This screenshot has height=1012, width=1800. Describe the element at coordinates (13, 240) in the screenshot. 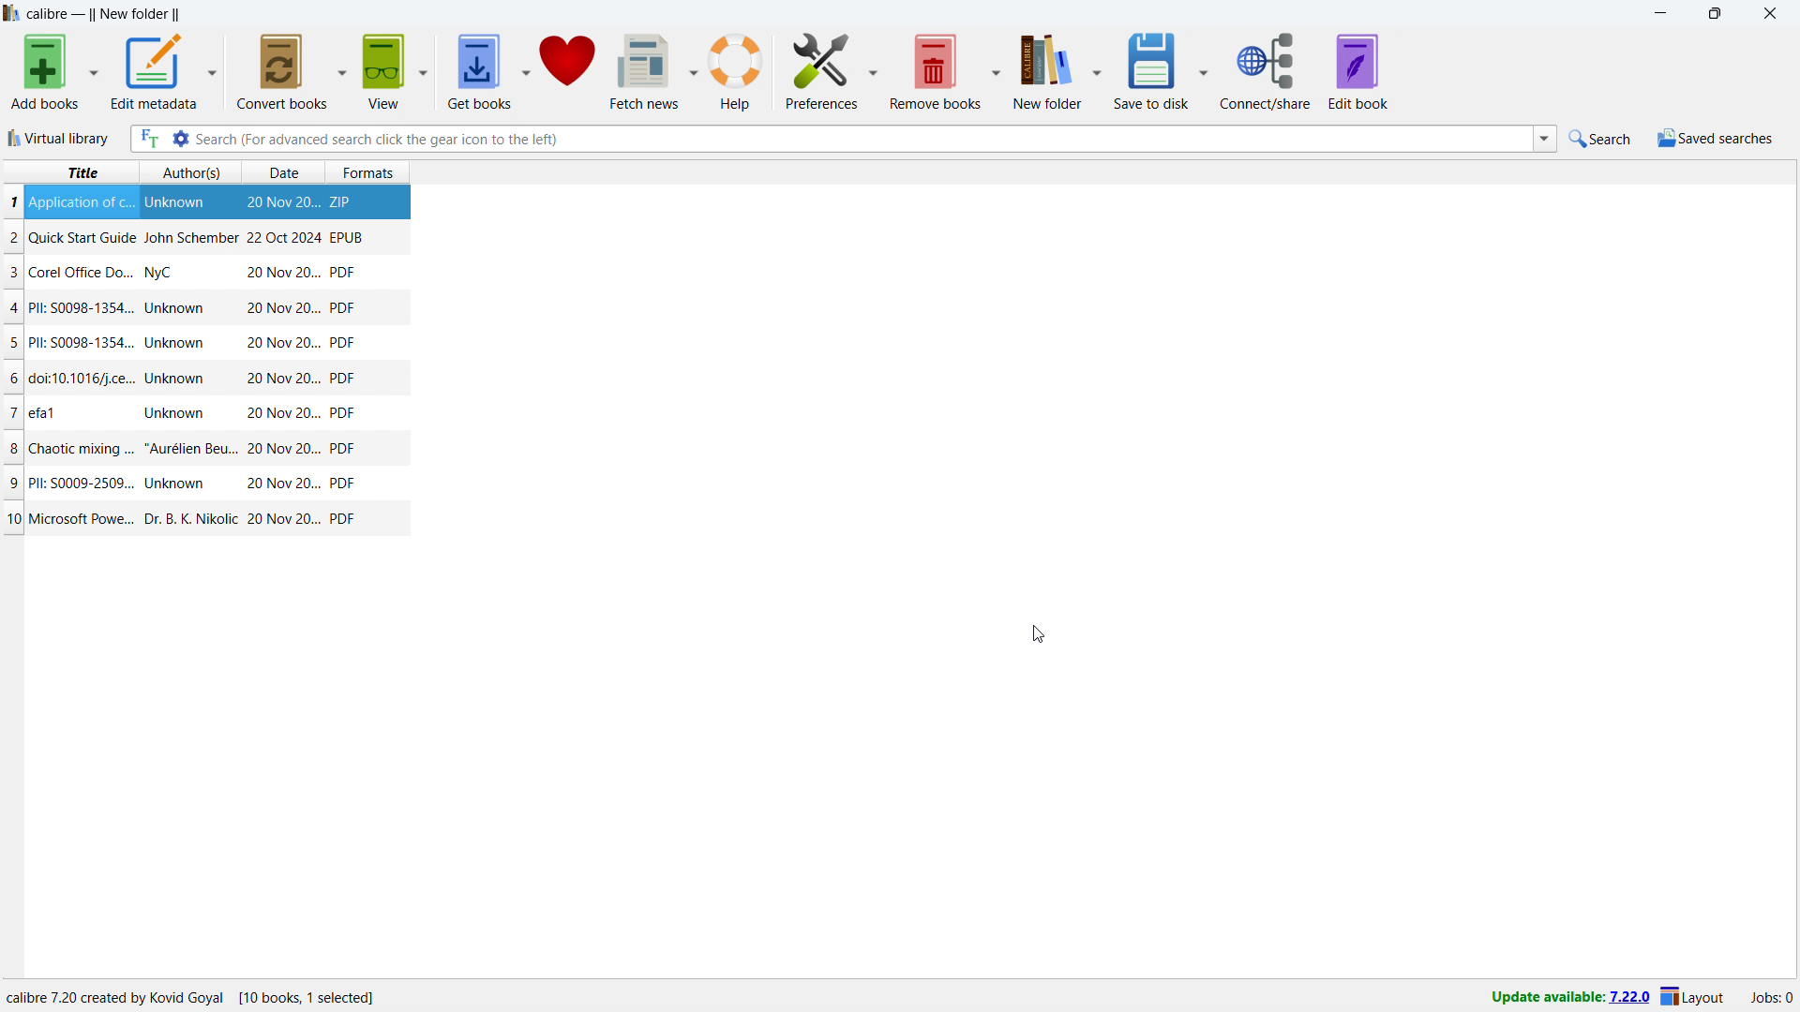

I see `2` at that location.